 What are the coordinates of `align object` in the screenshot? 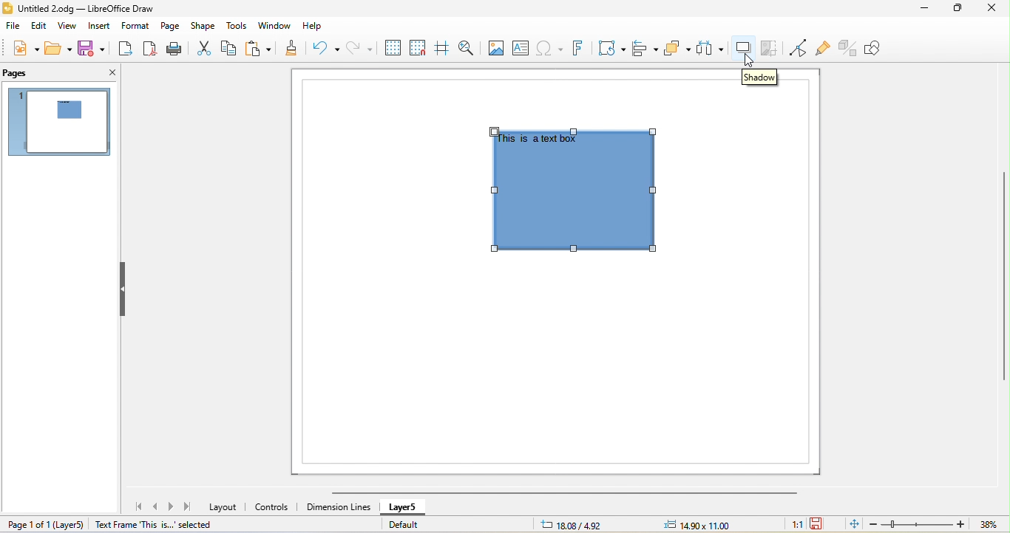 It's located at (646, 49).